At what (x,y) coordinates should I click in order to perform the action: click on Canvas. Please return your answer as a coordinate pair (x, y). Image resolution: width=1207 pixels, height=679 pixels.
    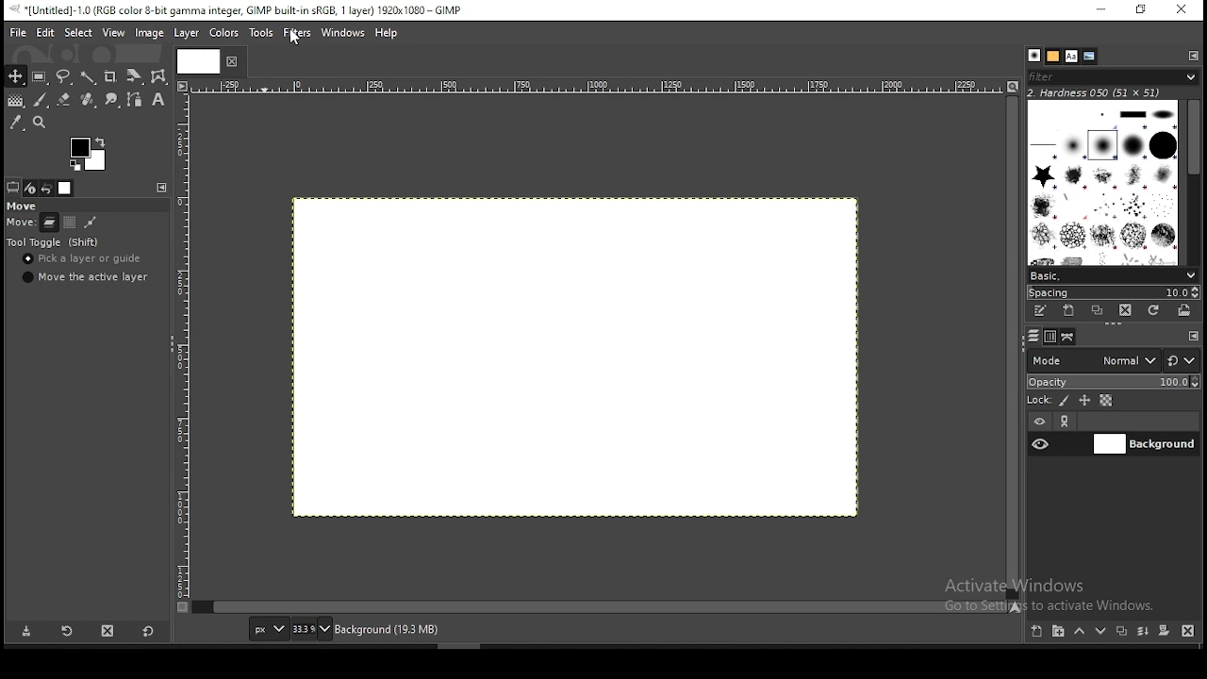
    Looking at the image, I should click on (572, 356).